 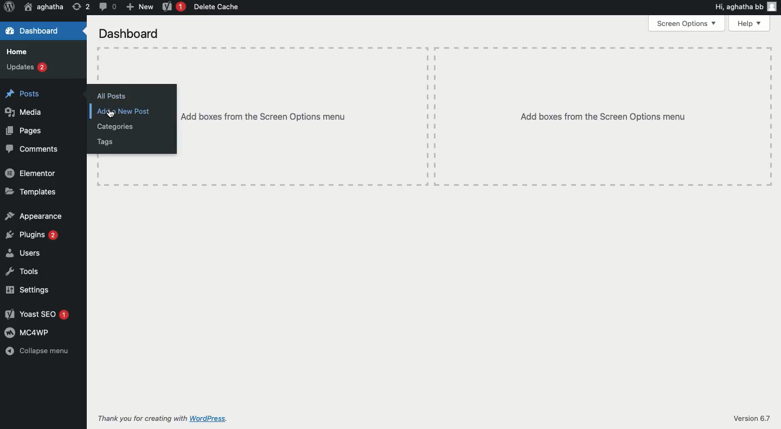 I want to click on Table line, so click(x=98, y=68).